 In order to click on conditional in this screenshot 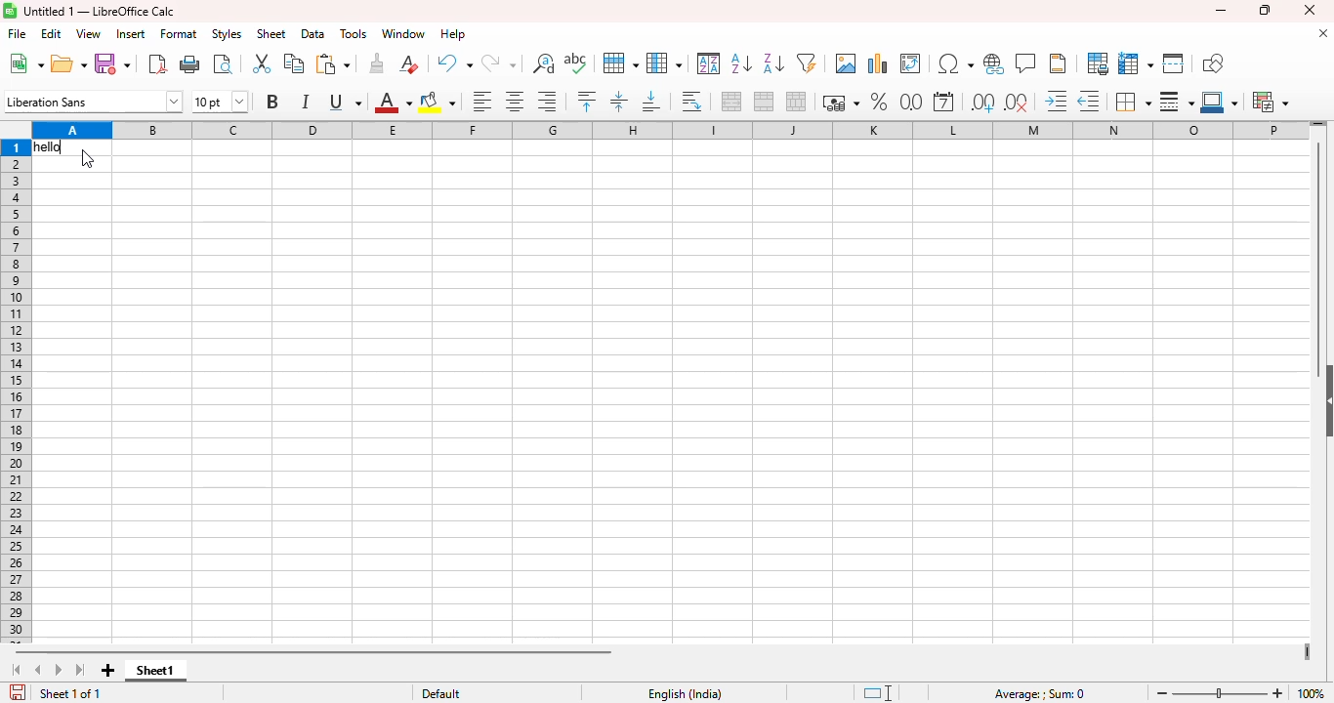, I will do `click(1271, 103)`.